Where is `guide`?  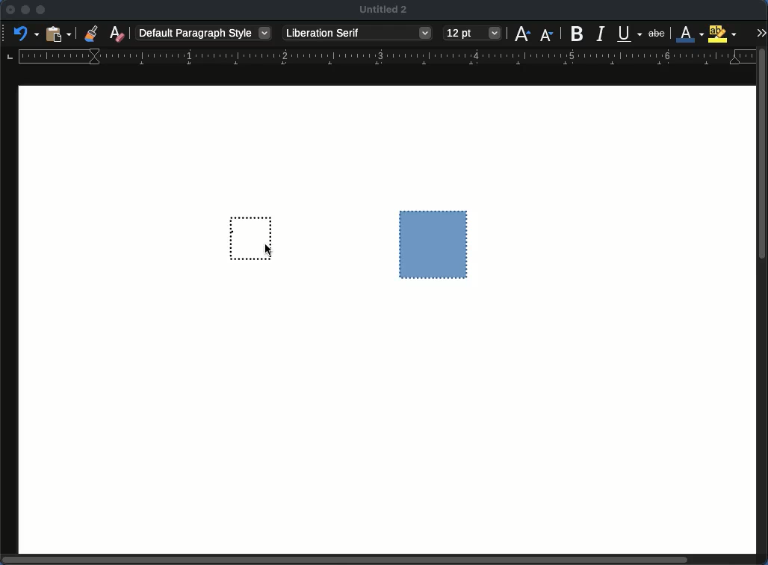
guide is located at coordinates (387, 56).